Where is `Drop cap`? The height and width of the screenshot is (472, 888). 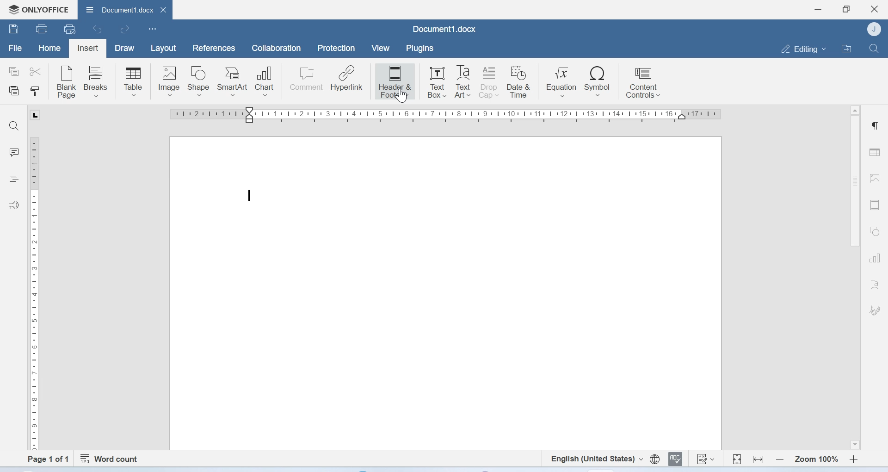
Drop cap is located at coordinates (490, 82).